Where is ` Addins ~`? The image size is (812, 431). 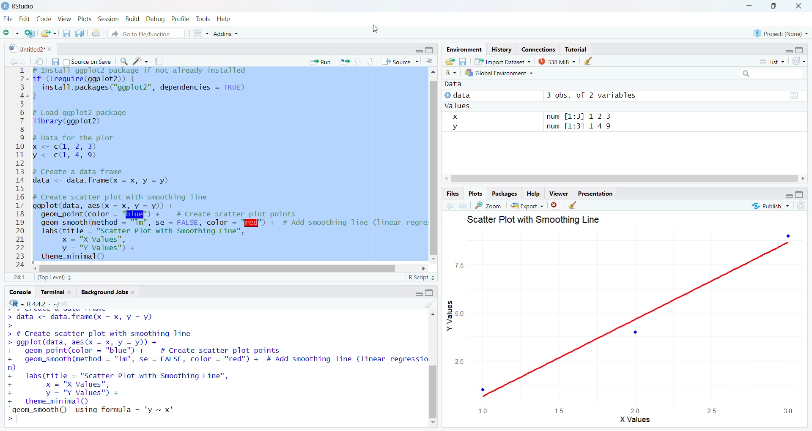  Addins ~ is located at coordinates (228, 34).